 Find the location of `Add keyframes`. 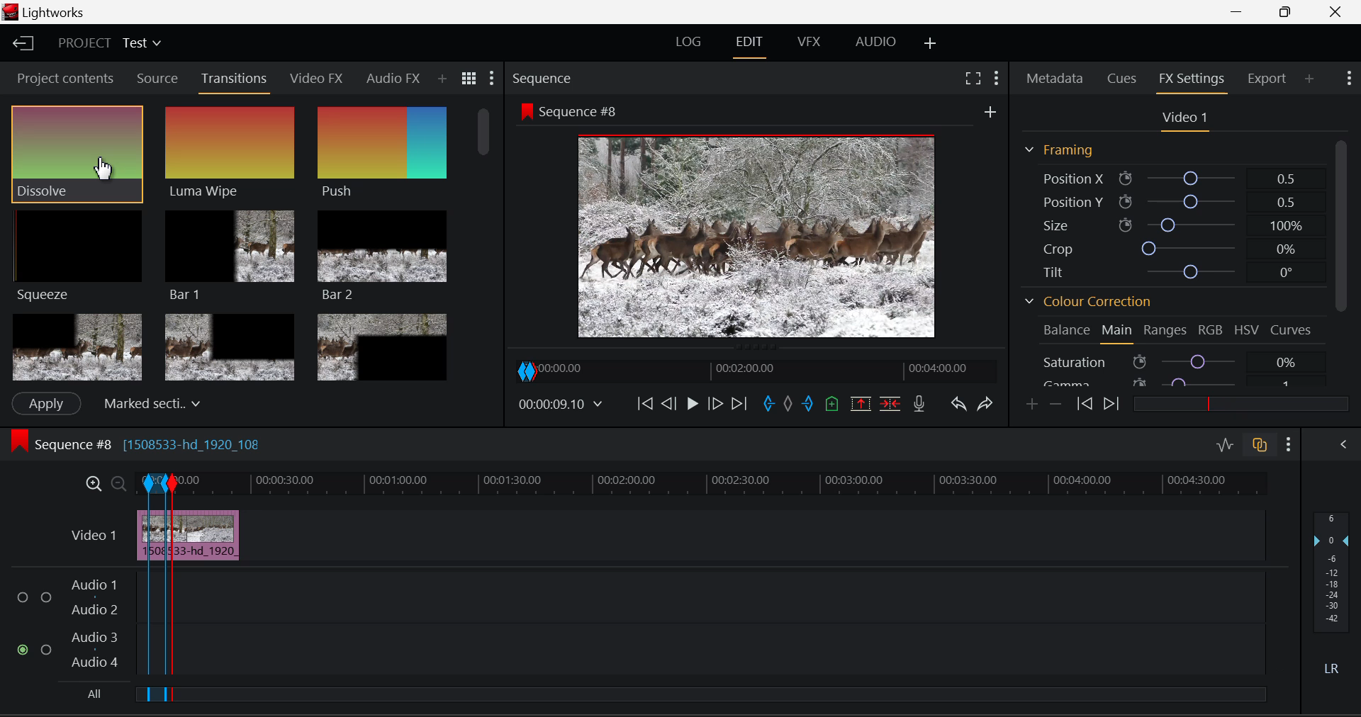

Add keyframes is located at coordinates (1033, 405).